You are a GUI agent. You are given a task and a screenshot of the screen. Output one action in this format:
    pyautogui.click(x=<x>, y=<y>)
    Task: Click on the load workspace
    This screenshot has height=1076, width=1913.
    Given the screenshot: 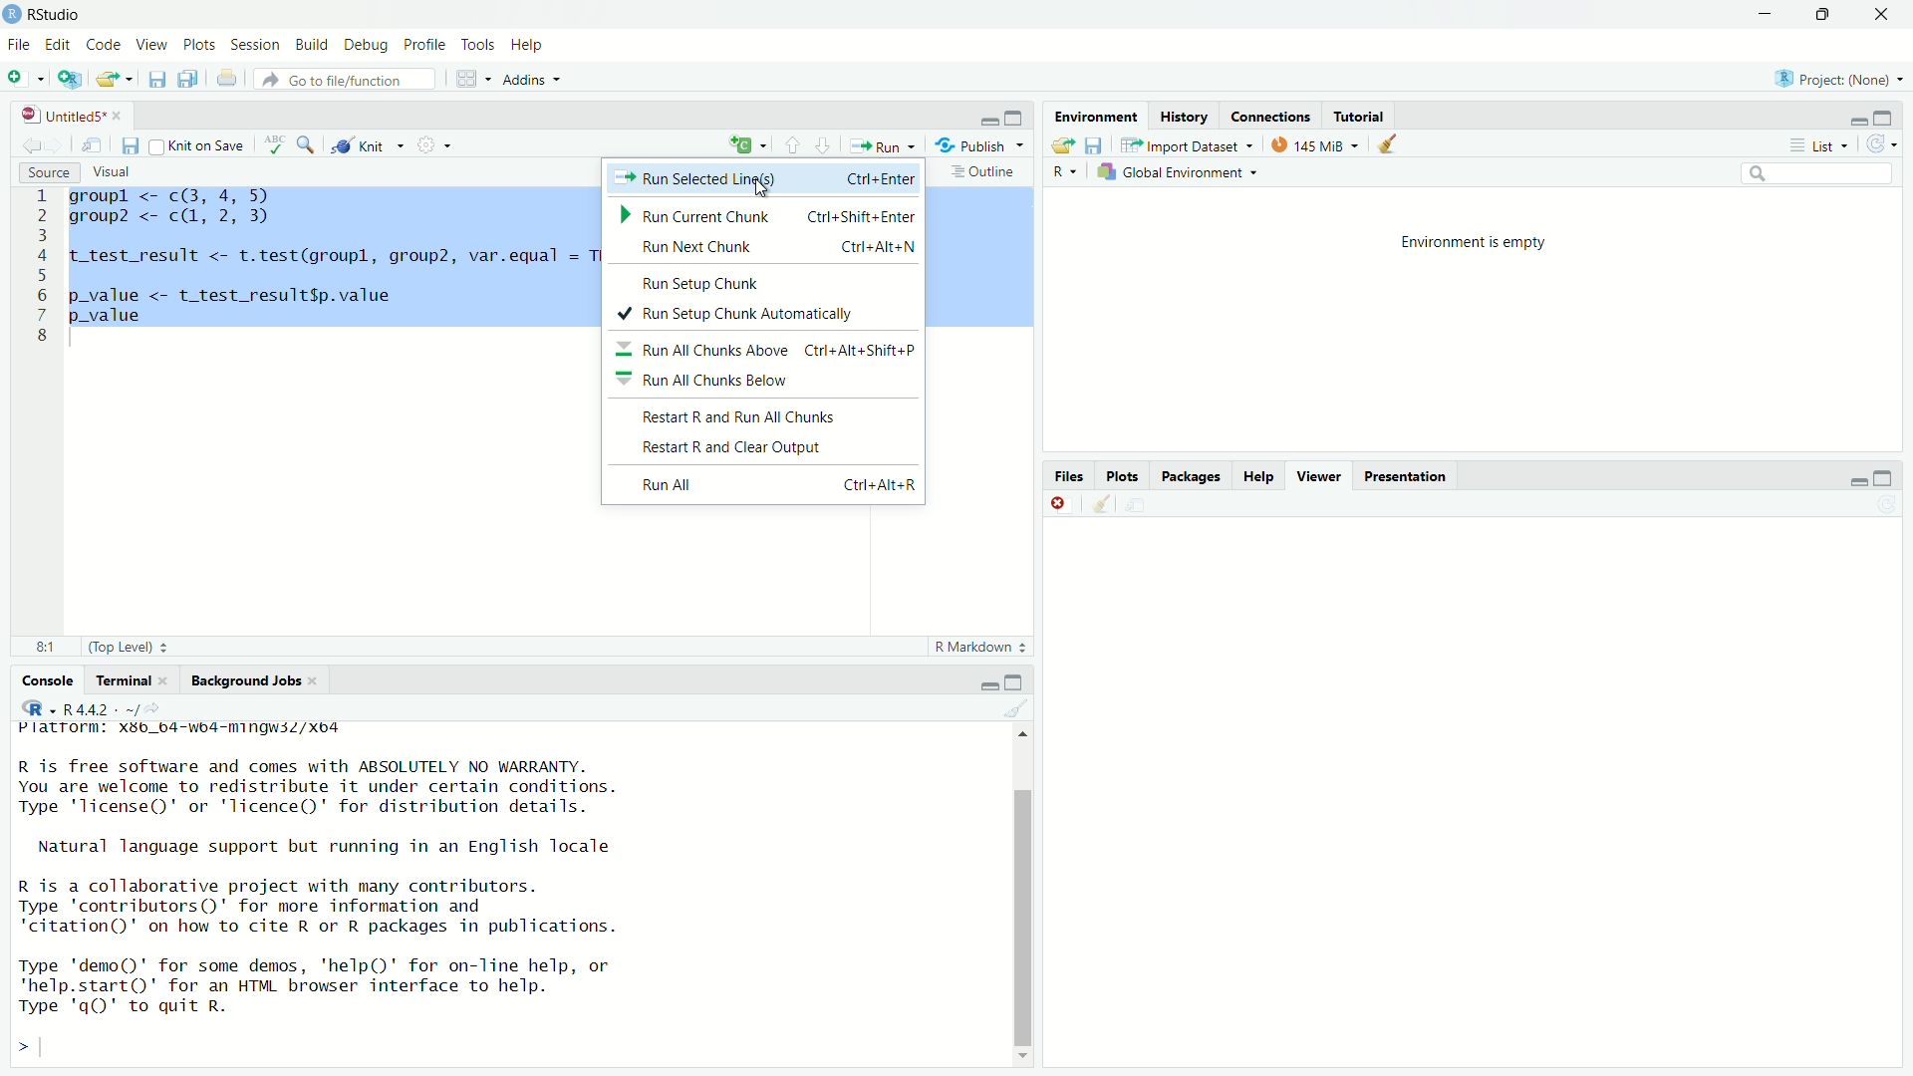 What is the action you would take?
    pyautogui.click(x=1061, y=144)
    